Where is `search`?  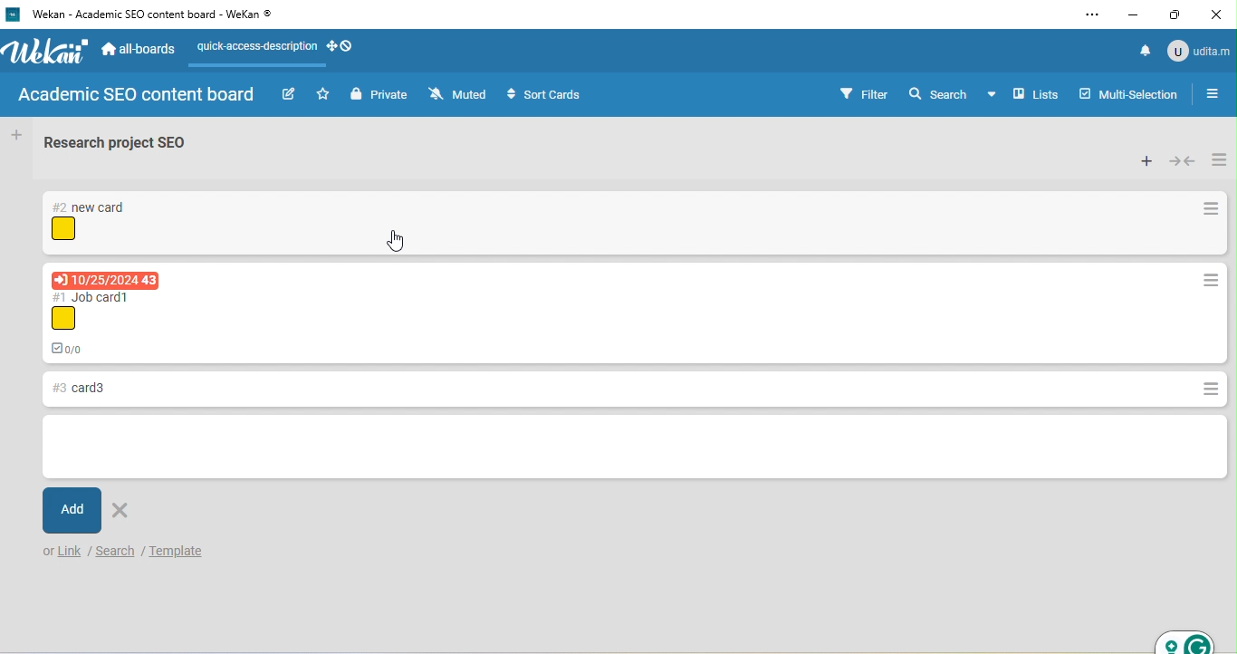 search is located at coordinates (938, 92).